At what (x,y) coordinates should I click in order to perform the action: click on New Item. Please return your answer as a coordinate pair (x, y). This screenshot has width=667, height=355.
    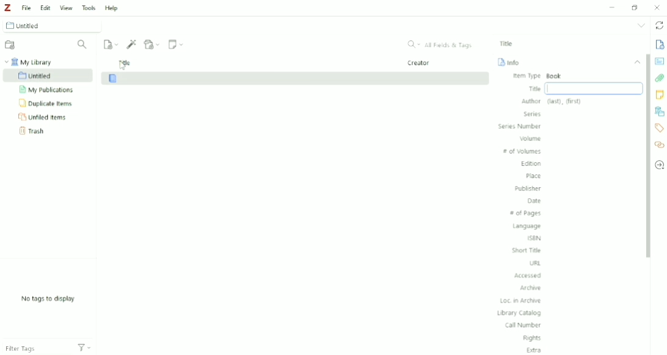
    Looking at the image, I should click on (111, 44).